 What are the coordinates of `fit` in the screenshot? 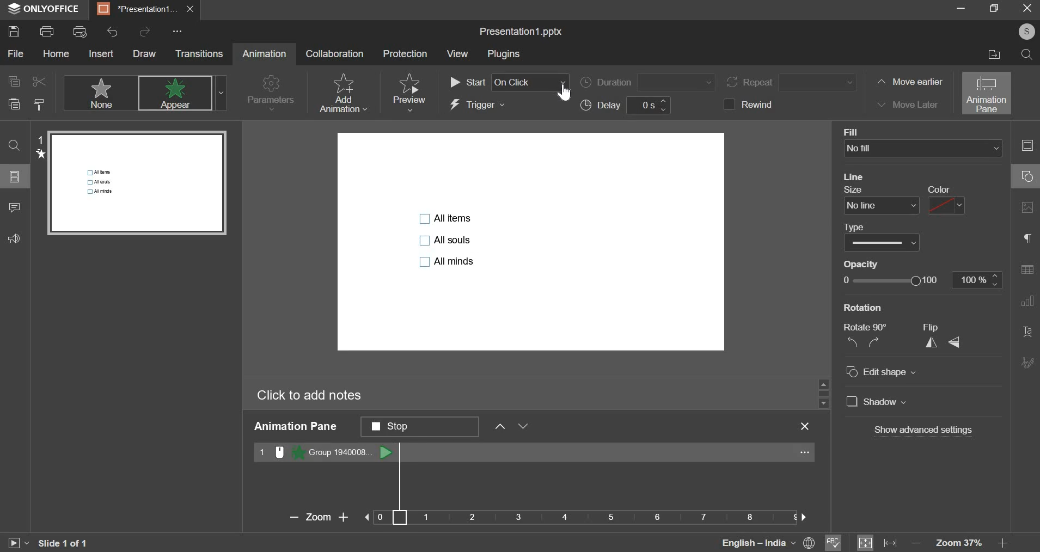 It's located at (877, 542).